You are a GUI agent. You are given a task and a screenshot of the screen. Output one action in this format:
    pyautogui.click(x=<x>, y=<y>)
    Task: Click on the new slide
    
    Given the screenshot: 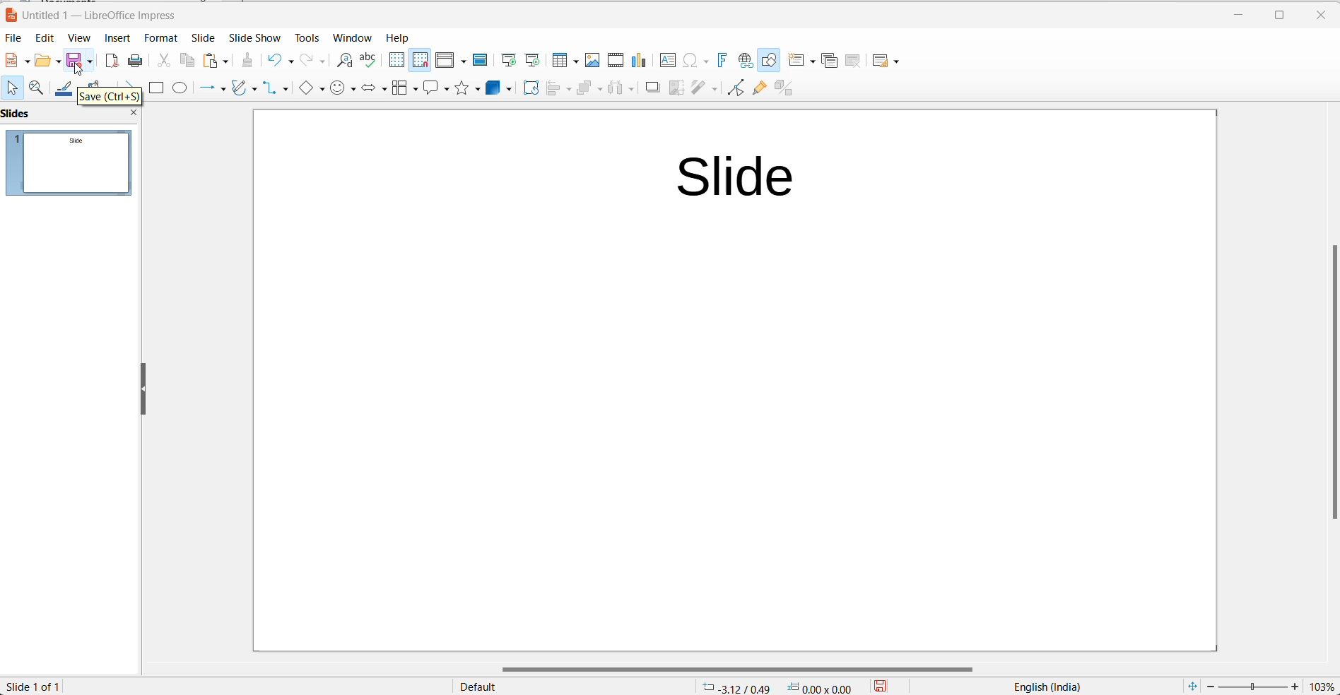 What is the action you would take?
    pyautogui.click(x=799, y=61)
    